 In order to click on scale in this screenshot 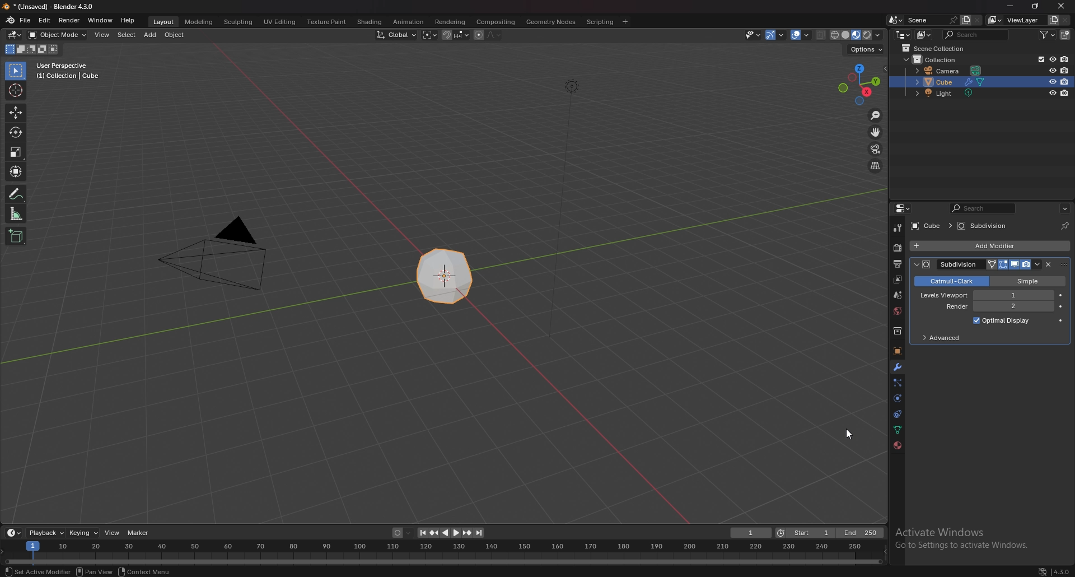, I will do `click(16, 152)`.